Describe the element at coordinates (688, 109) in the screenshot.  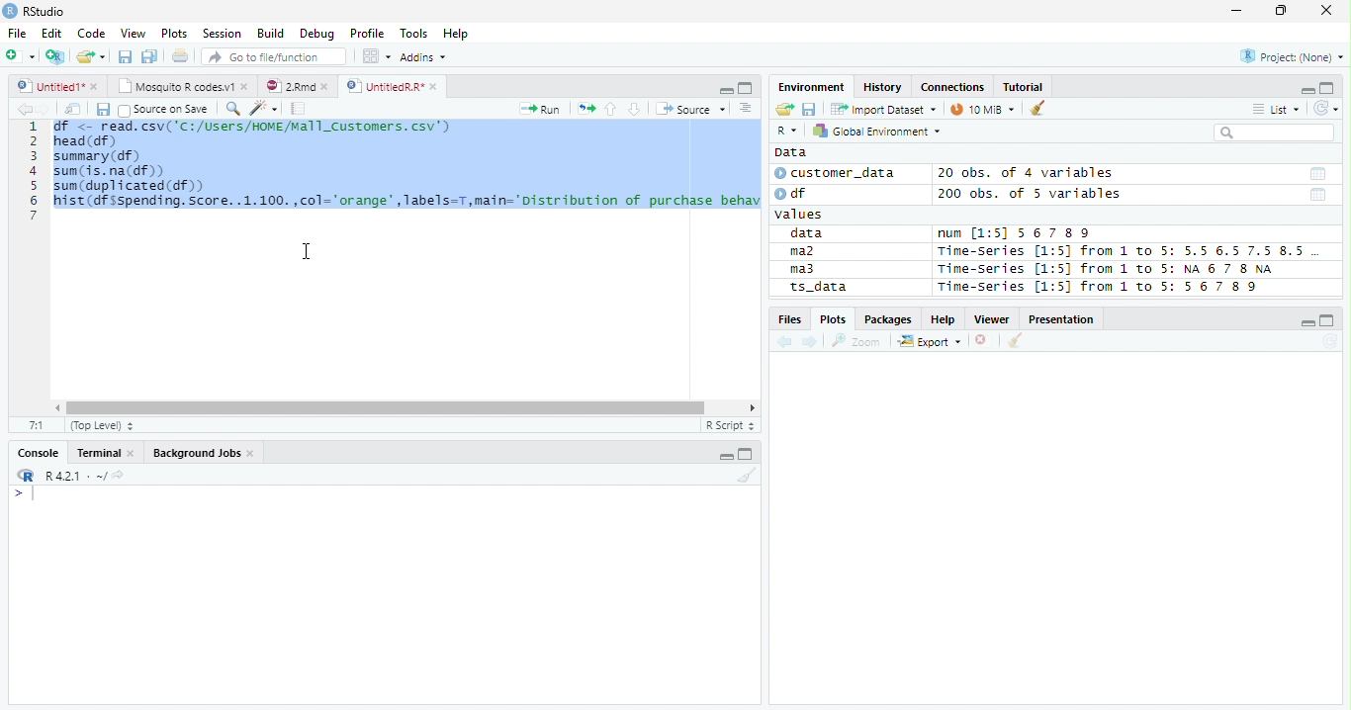
I see `Source` at that location.